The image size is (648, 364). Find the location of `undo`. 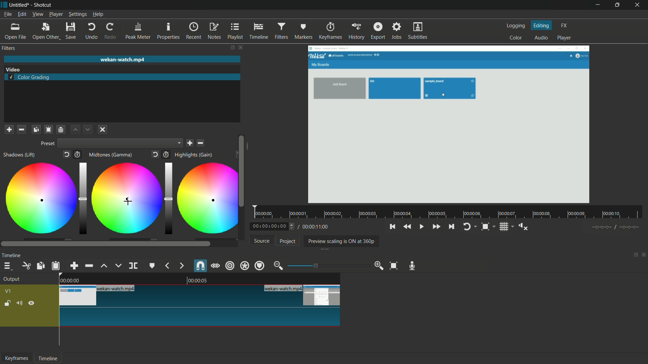

undo is located at coordinates (92, 31).